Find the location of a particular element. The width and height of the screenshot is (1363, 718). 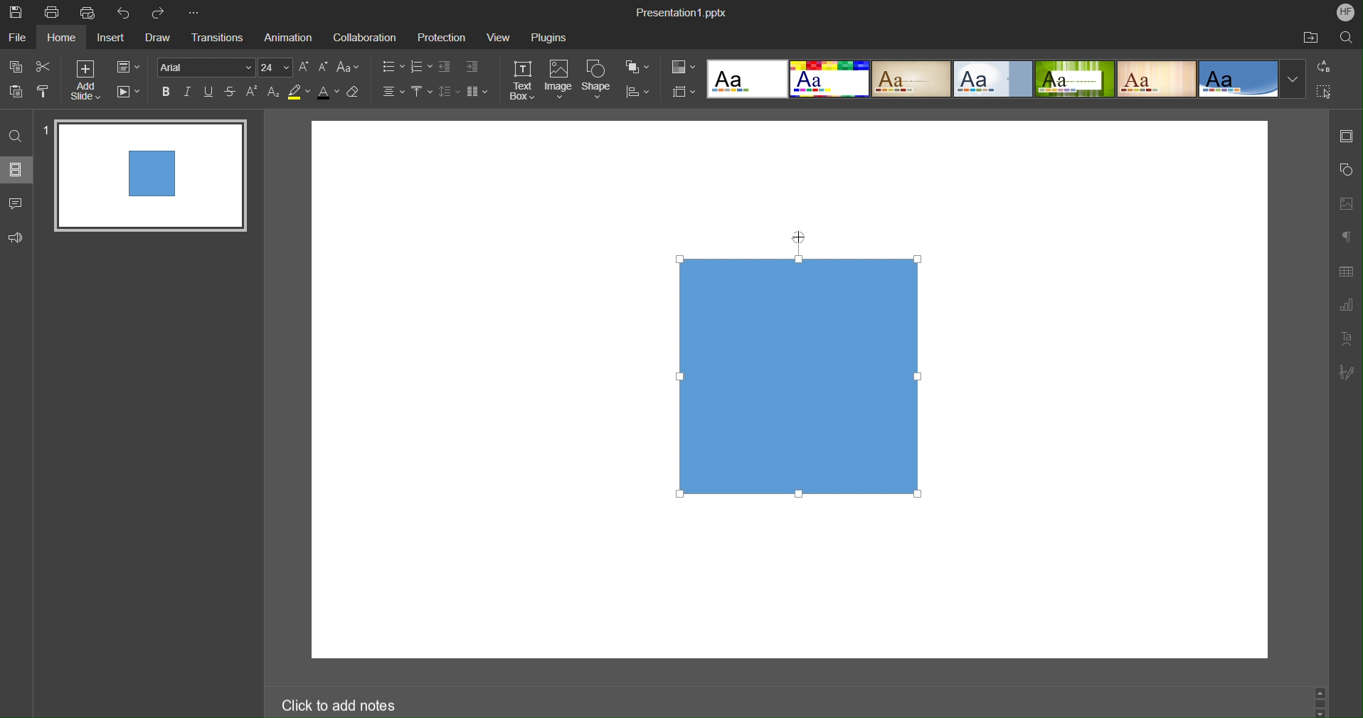

Increase Indent is located at coordinates (473, 67).